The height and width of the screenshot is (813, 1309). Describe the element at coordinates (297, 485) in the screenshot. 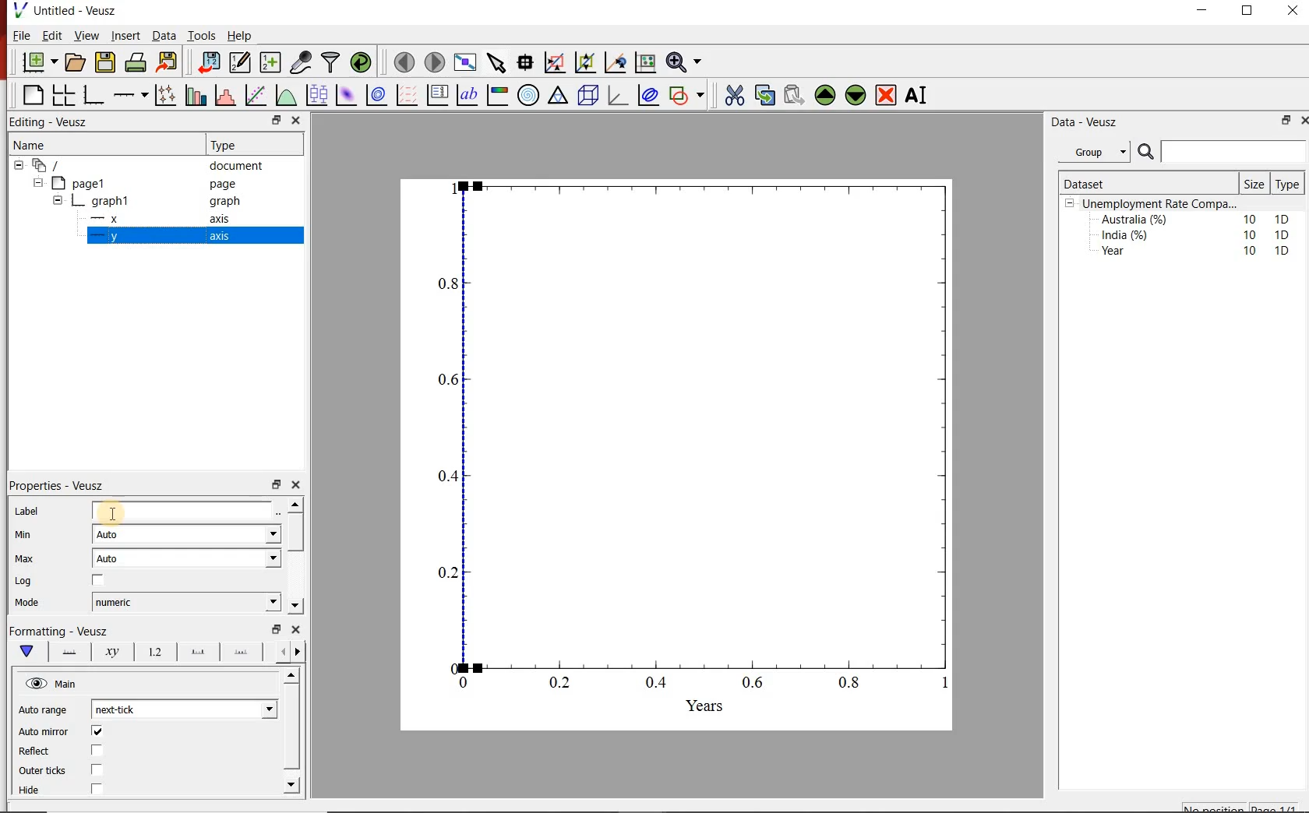

I see `close` at that location.